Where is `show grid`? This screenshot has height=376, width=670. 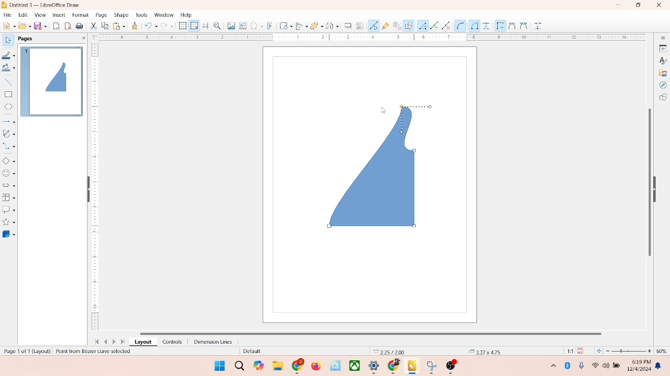 show grid is located at coordinates (182, 26).